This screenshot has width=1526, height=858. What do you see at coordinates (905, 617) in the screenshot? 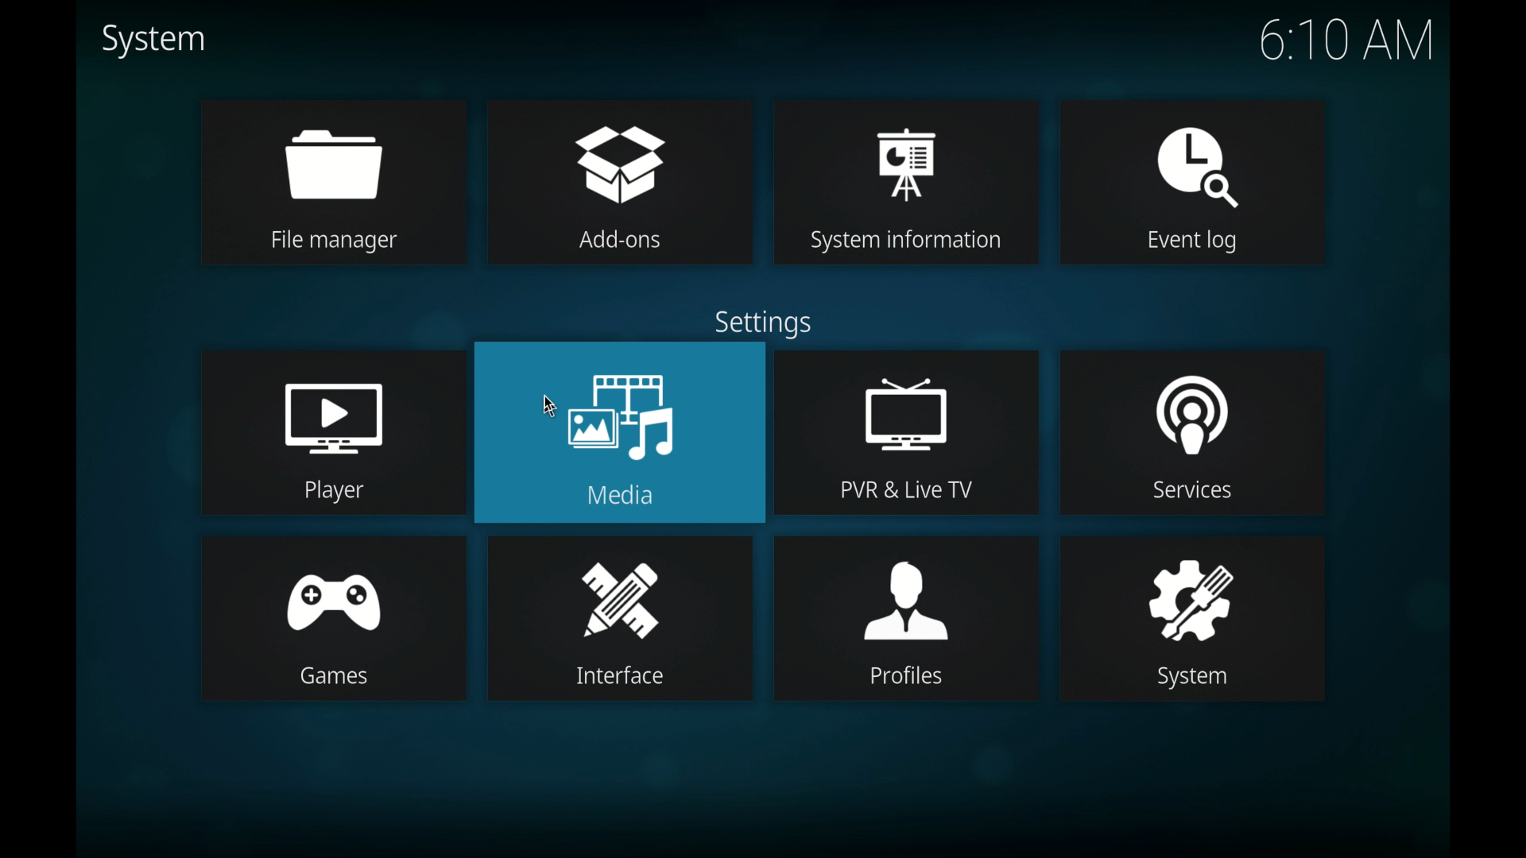
I see `profiles` at bounding box center [905, 617].